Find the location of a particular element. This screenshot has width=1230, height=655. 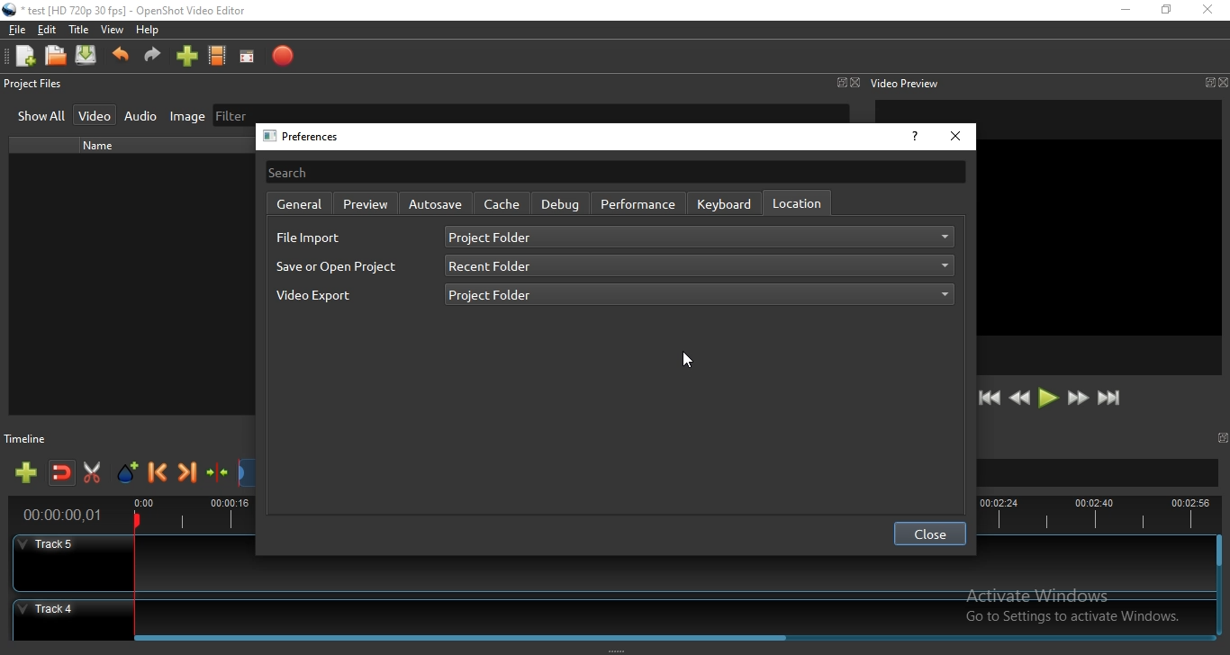

location is located at coordinates (796, 202).